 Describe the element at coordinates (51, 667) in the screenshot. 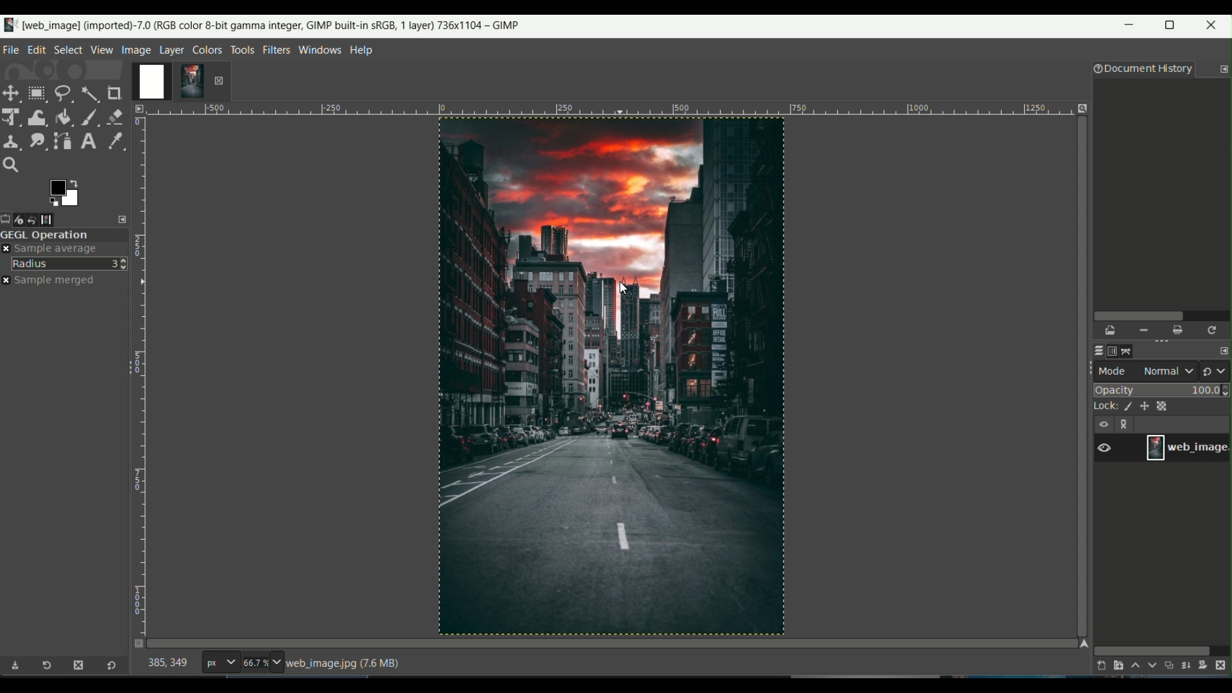

I see `restore tool preset` at that location.